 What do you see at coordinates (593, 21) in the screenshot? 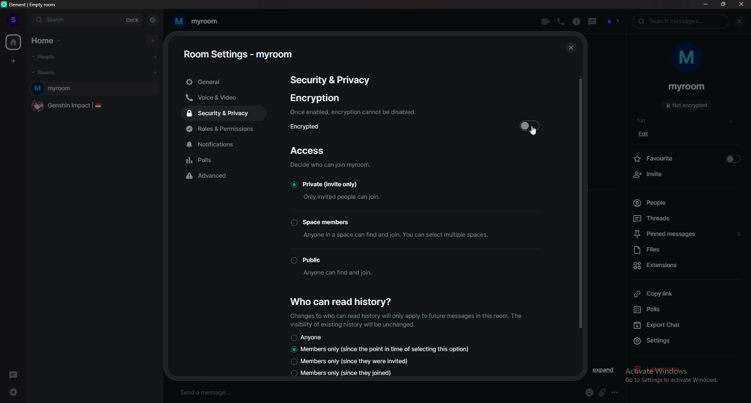
I see `threads` at bounding box center [593, 21].